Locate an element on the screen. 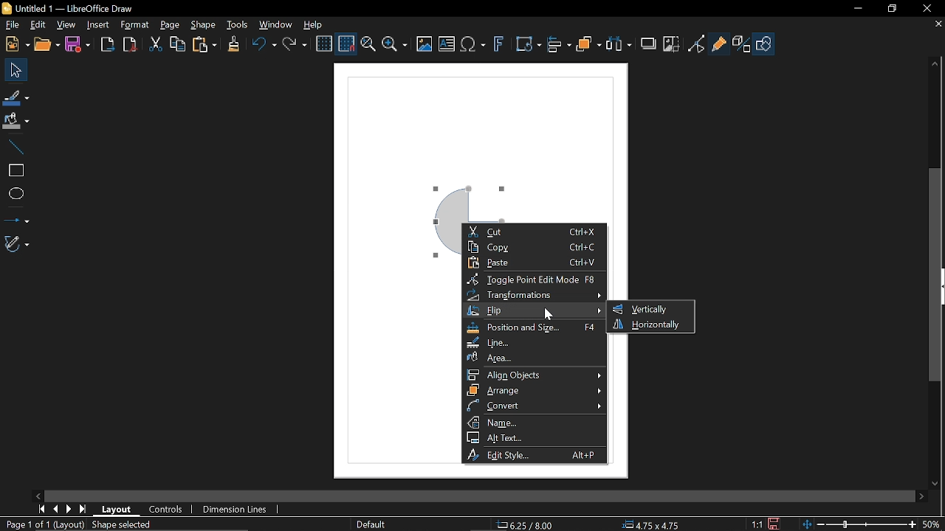 The height and width of the screenshot is (531, 945). Window is located at coordinates (276, 26).